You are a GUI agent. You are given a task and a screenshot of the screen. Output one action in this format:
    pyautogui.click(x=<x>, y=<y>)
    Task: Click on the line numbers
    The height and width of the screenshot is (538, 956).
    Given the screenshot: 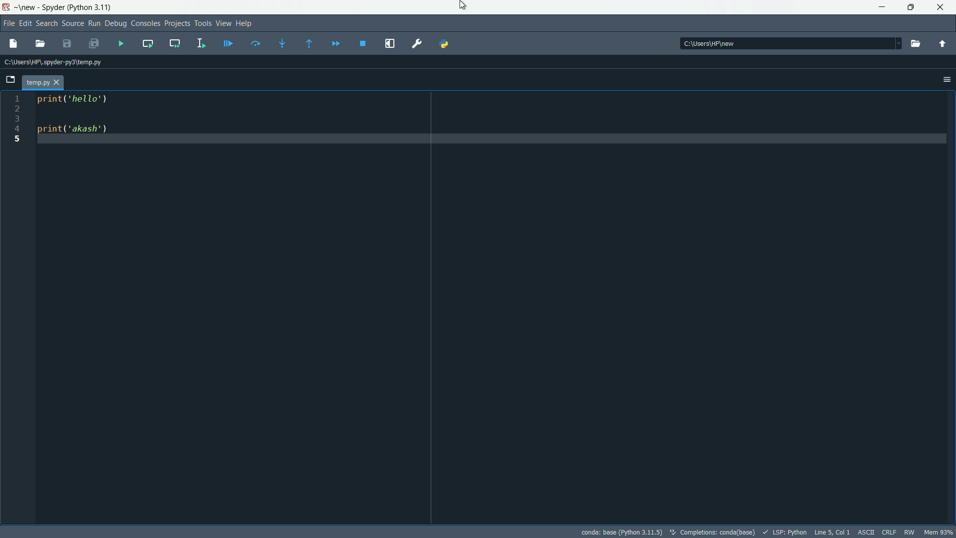 What is the action you would take?
    pyautogui.click(x=17, y=119)
    